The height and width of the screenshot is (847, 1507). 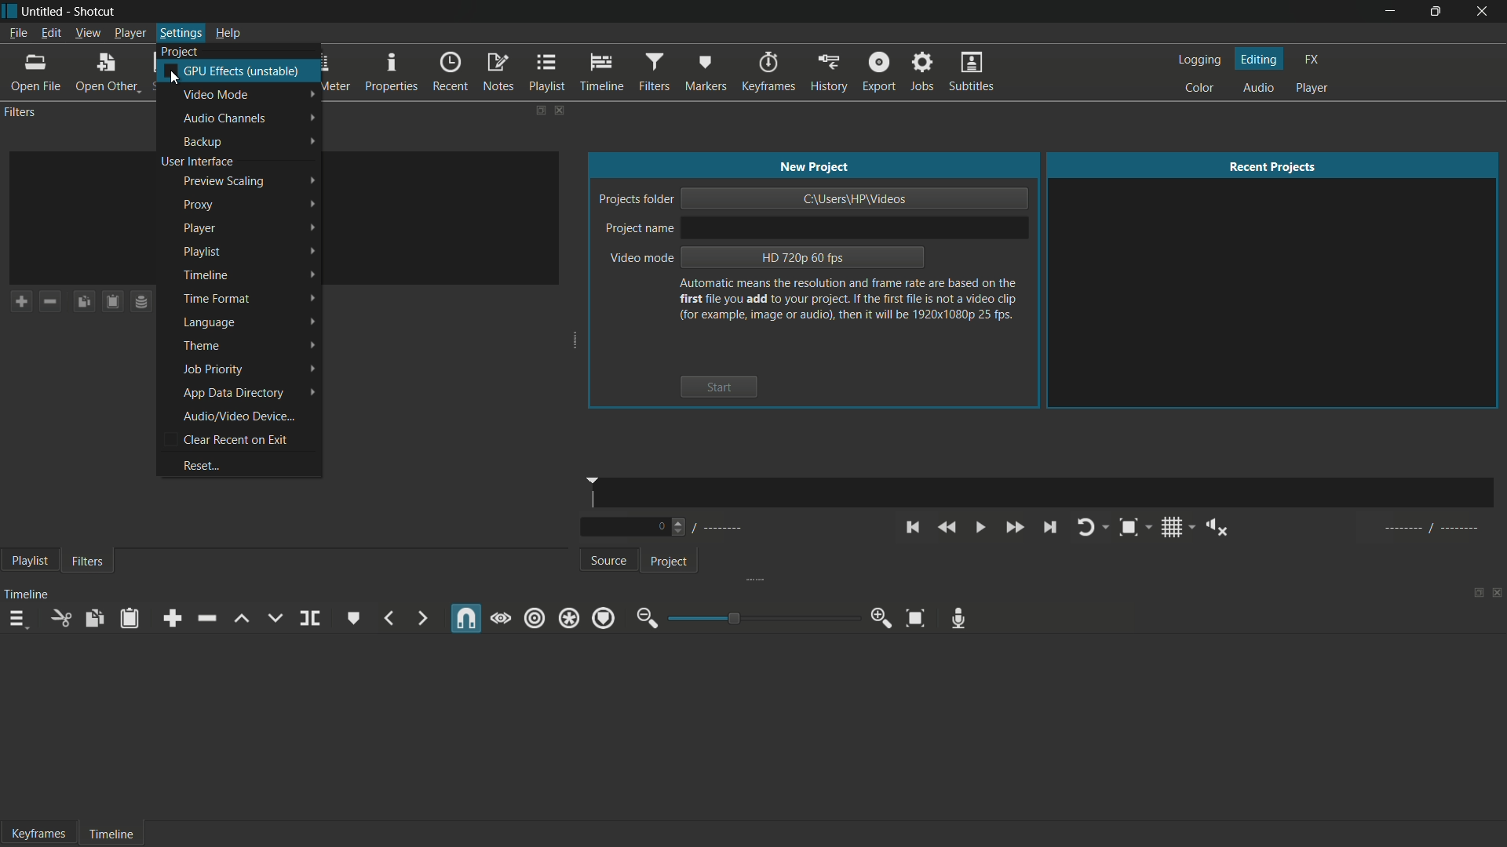 What do you see at coordinates (1390, 12) in the screenshot?
I see `minimize` at bounding box center [1390, 12].